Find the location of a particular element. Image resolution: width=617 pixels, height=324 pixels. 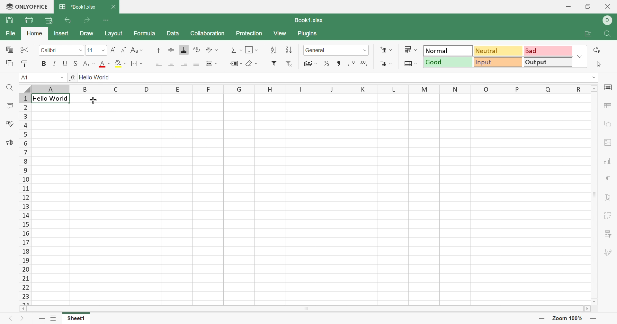

Align bottom is located at coordinates (184, 49).